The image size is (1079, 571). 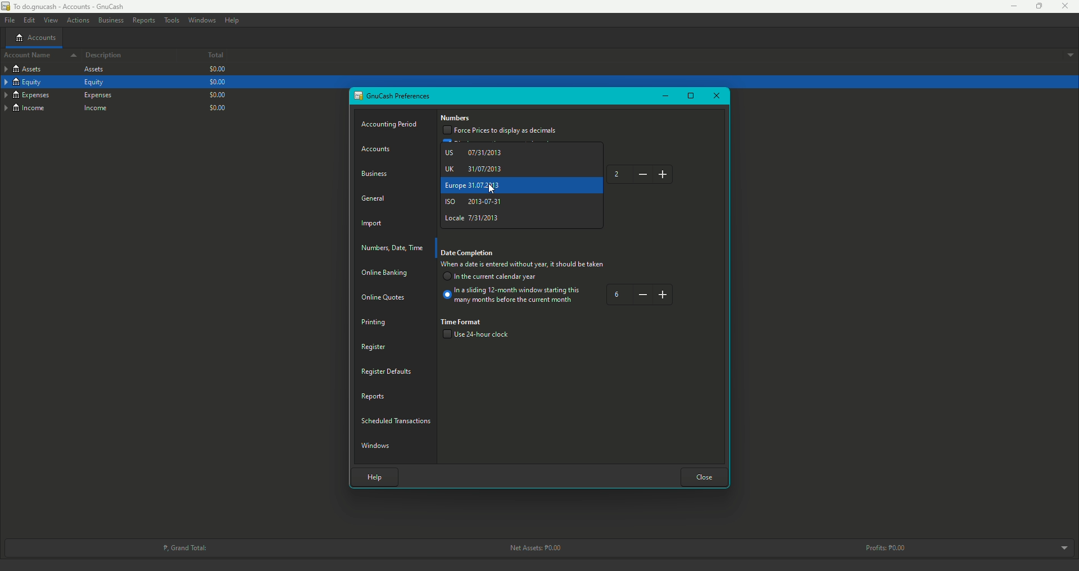 What do you see at coordinates (372, 475) in the screenshot?
I see `Help` at bounding box center [372, 475].